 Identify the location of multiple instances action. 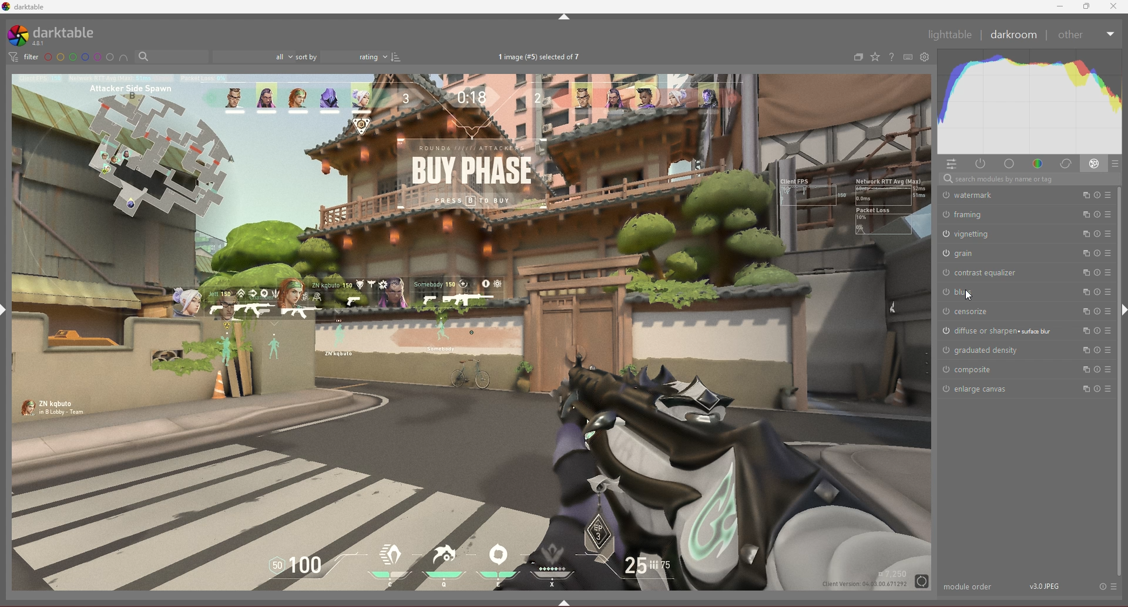
(1082, 273).